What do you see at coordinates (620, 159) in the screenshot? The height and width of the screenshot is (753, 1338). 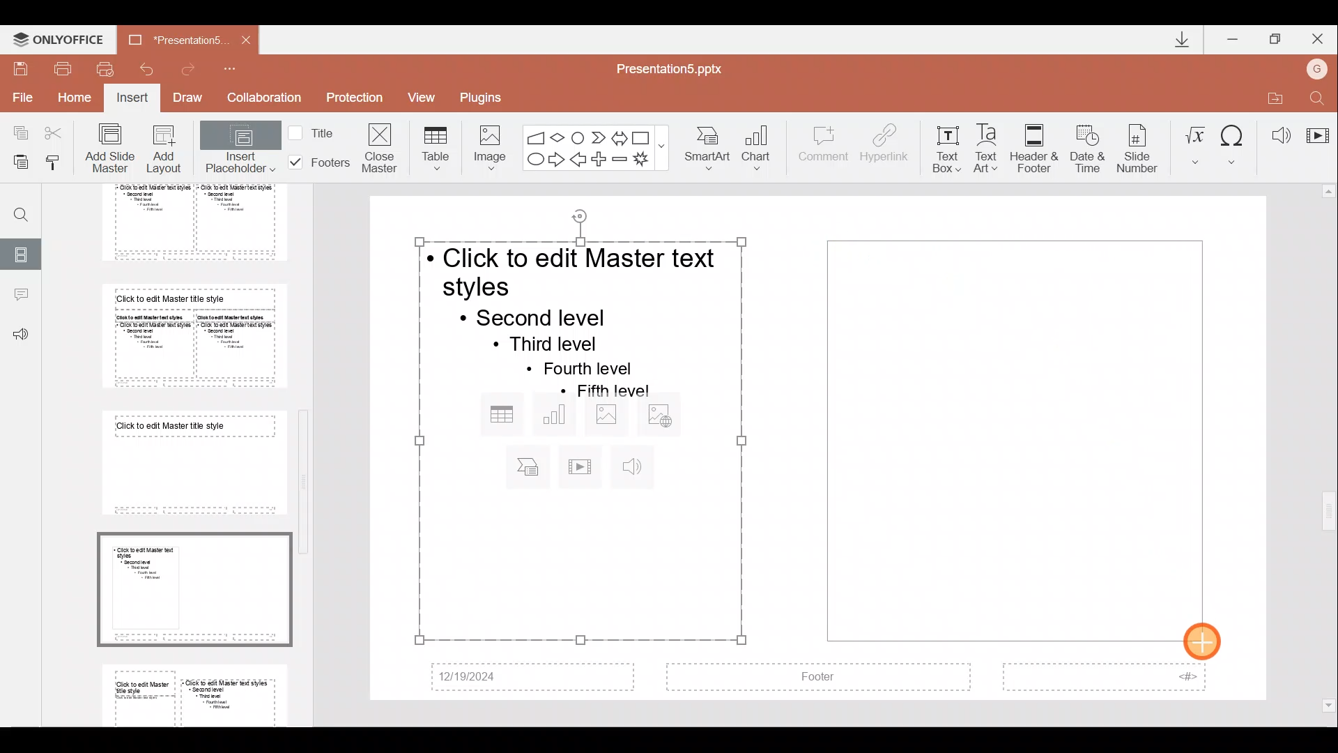 I see `Minus` at bounding box center [620, 159].